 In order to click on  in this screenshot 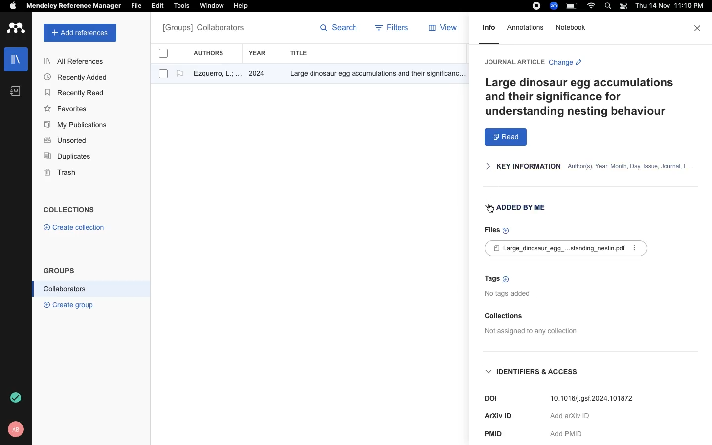, I will do `click(373, 74)`.